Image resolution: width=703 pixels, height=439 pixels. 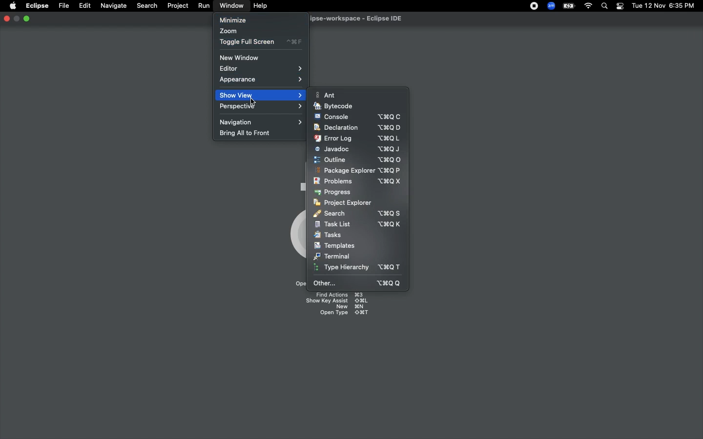 I want to click on Ant, so click(x=328, y=95).